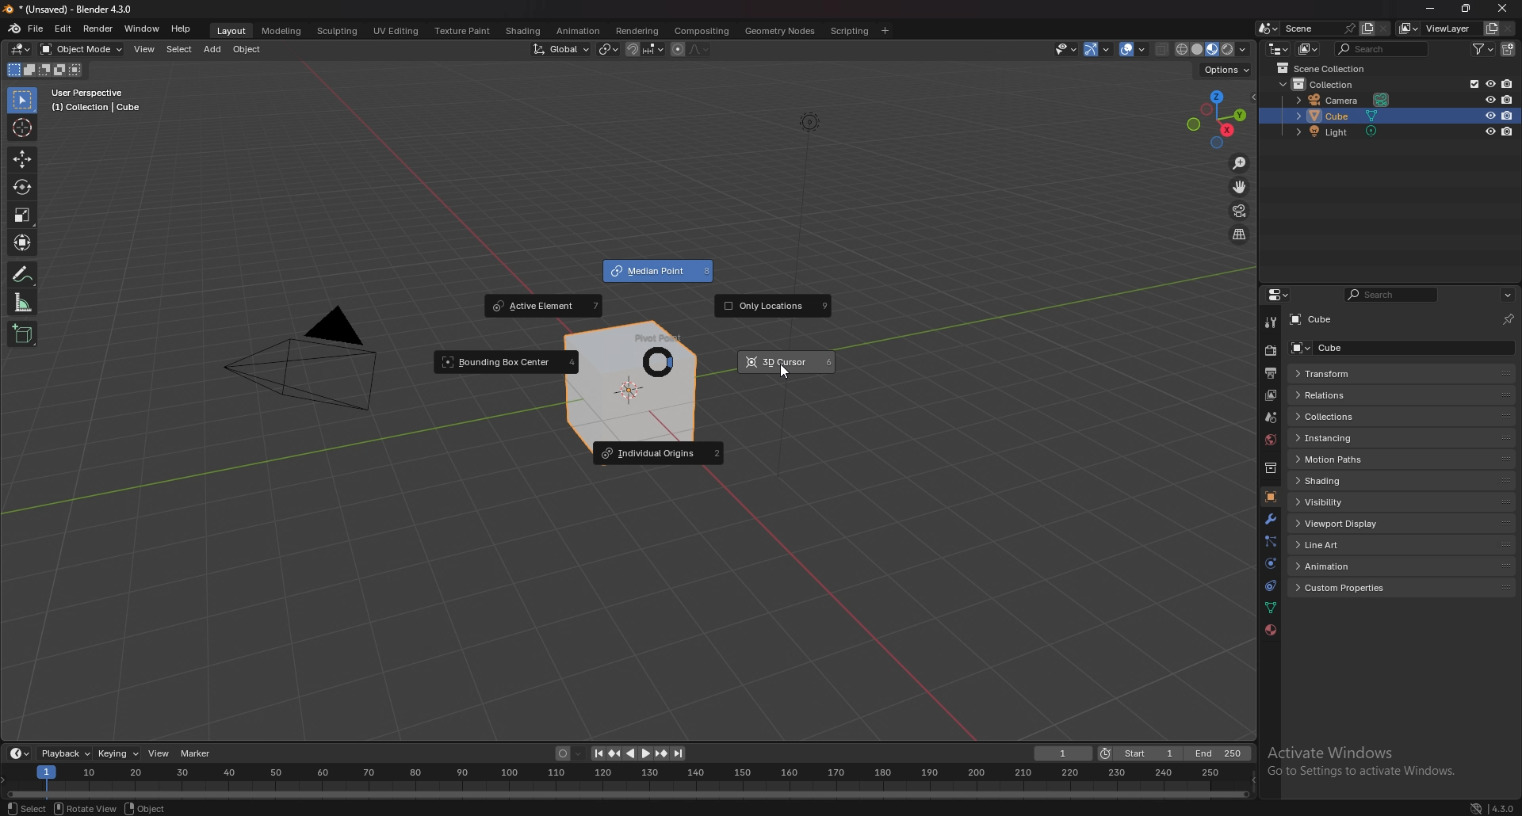  I want to click on modifier, so click(1270, 518).